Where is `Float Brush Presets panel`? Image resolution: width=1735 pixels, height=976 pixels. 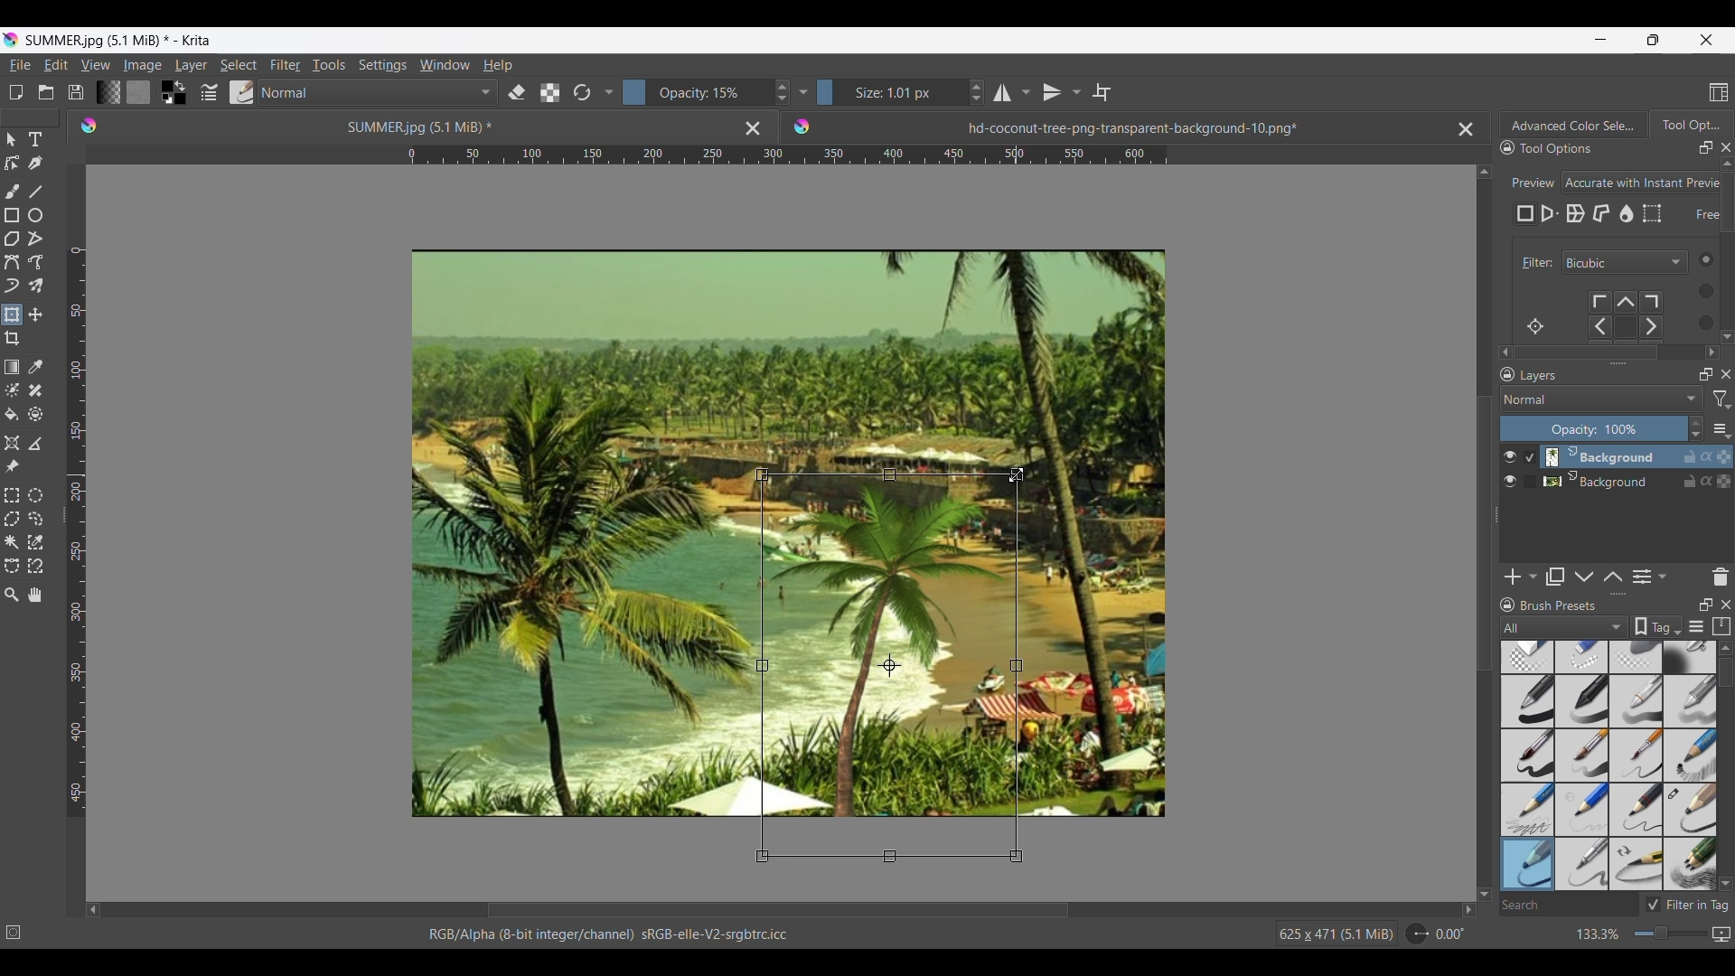
Float Brush Presets panel is located at coordinates (1707, 605).